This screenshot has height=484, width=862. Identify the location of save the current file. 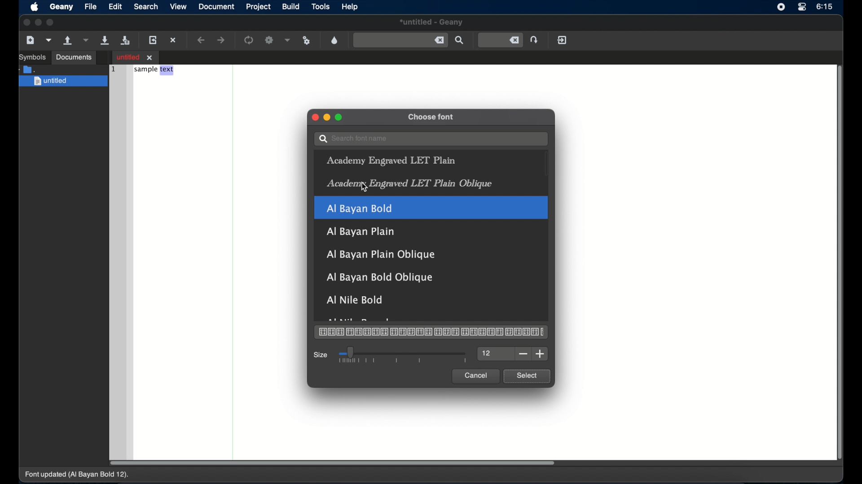
(105, 40).